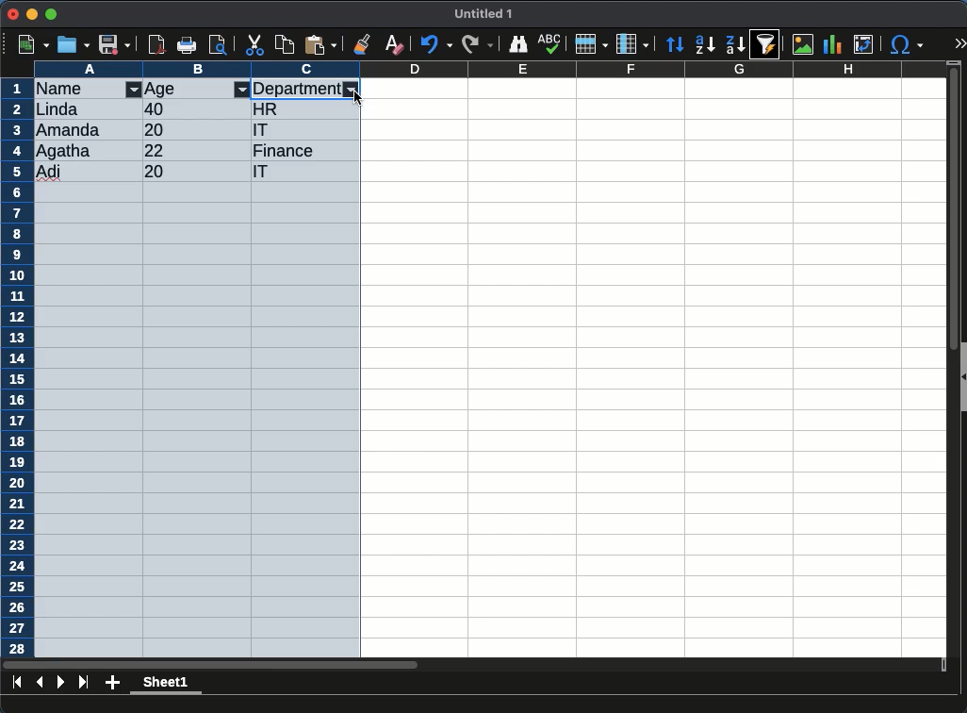  What do you see at coordinates (769, 44) in the screenshot?
I see `sort` at bounding box center [769, 44].